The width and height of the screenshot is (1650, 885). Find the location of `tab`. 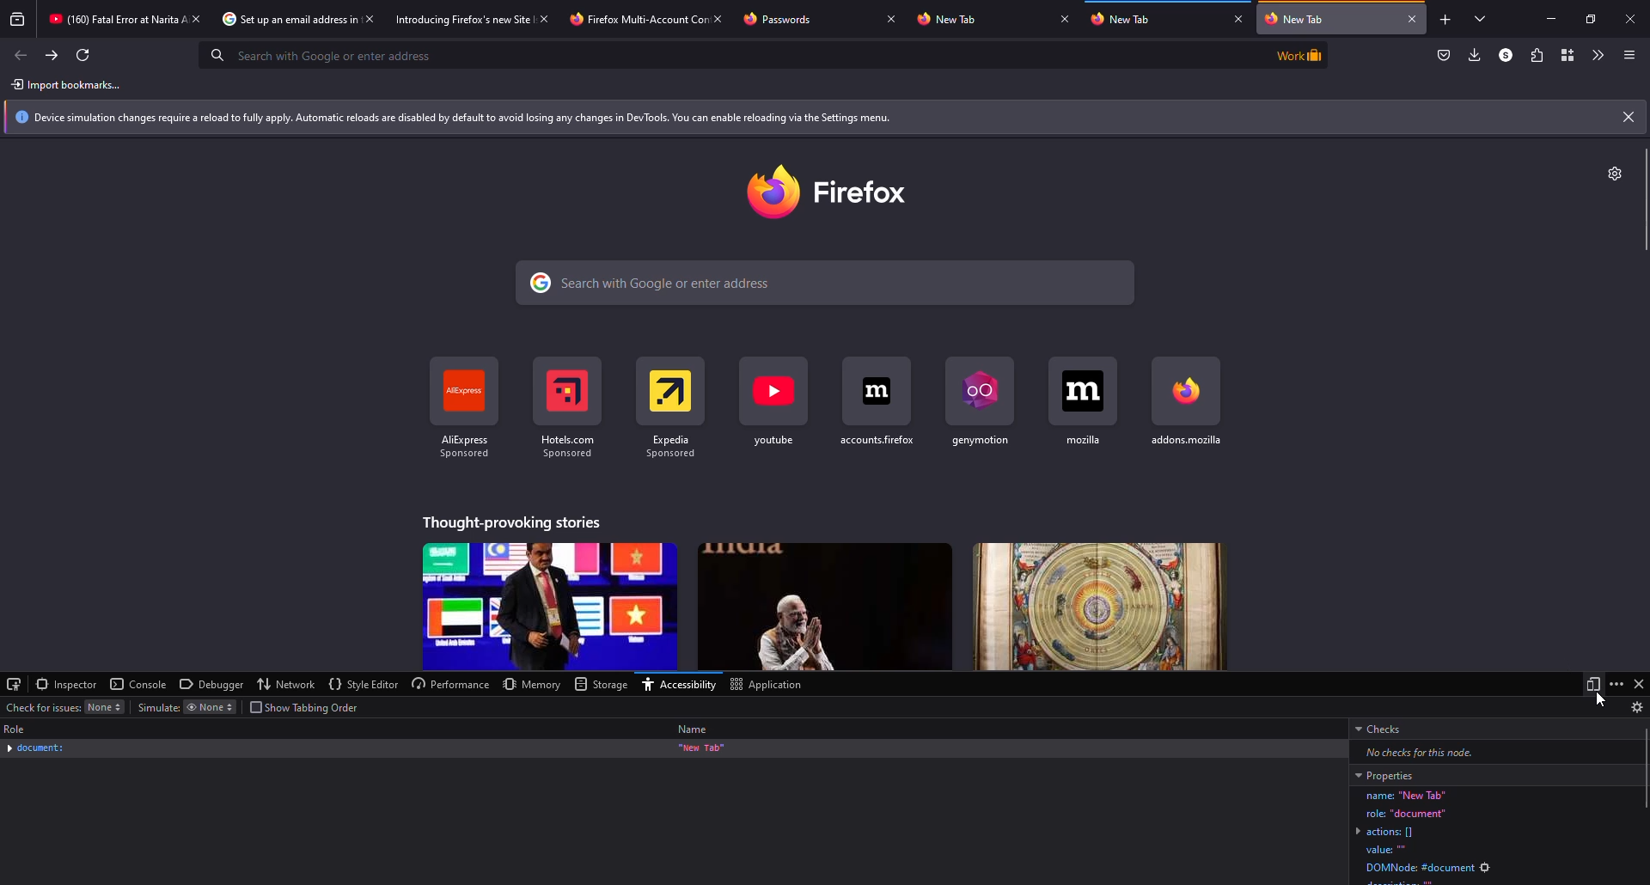

tab is located at coordinates (783, 18).